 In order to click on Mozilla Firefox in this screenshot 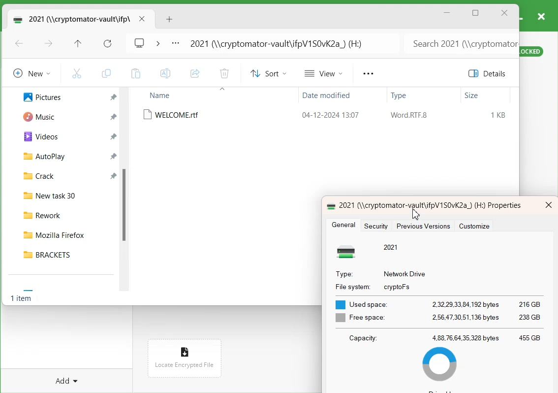, I will do `click(64, 233)`.